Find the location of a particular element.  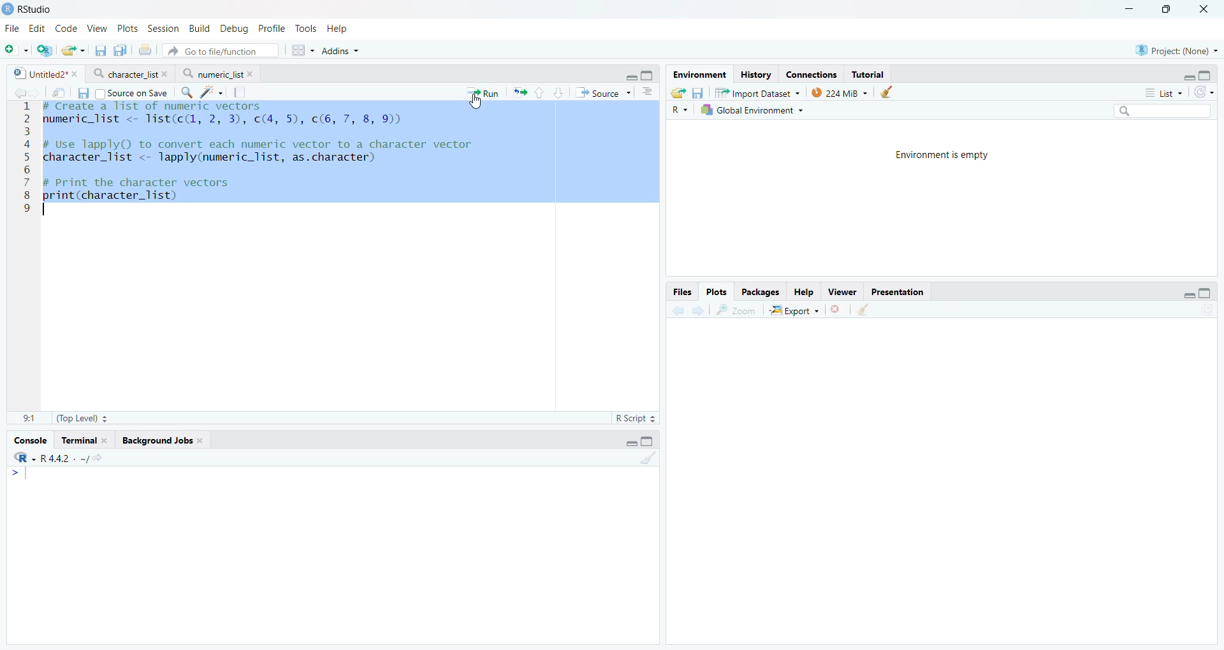

Save current file is located at coordinates (100, 50).